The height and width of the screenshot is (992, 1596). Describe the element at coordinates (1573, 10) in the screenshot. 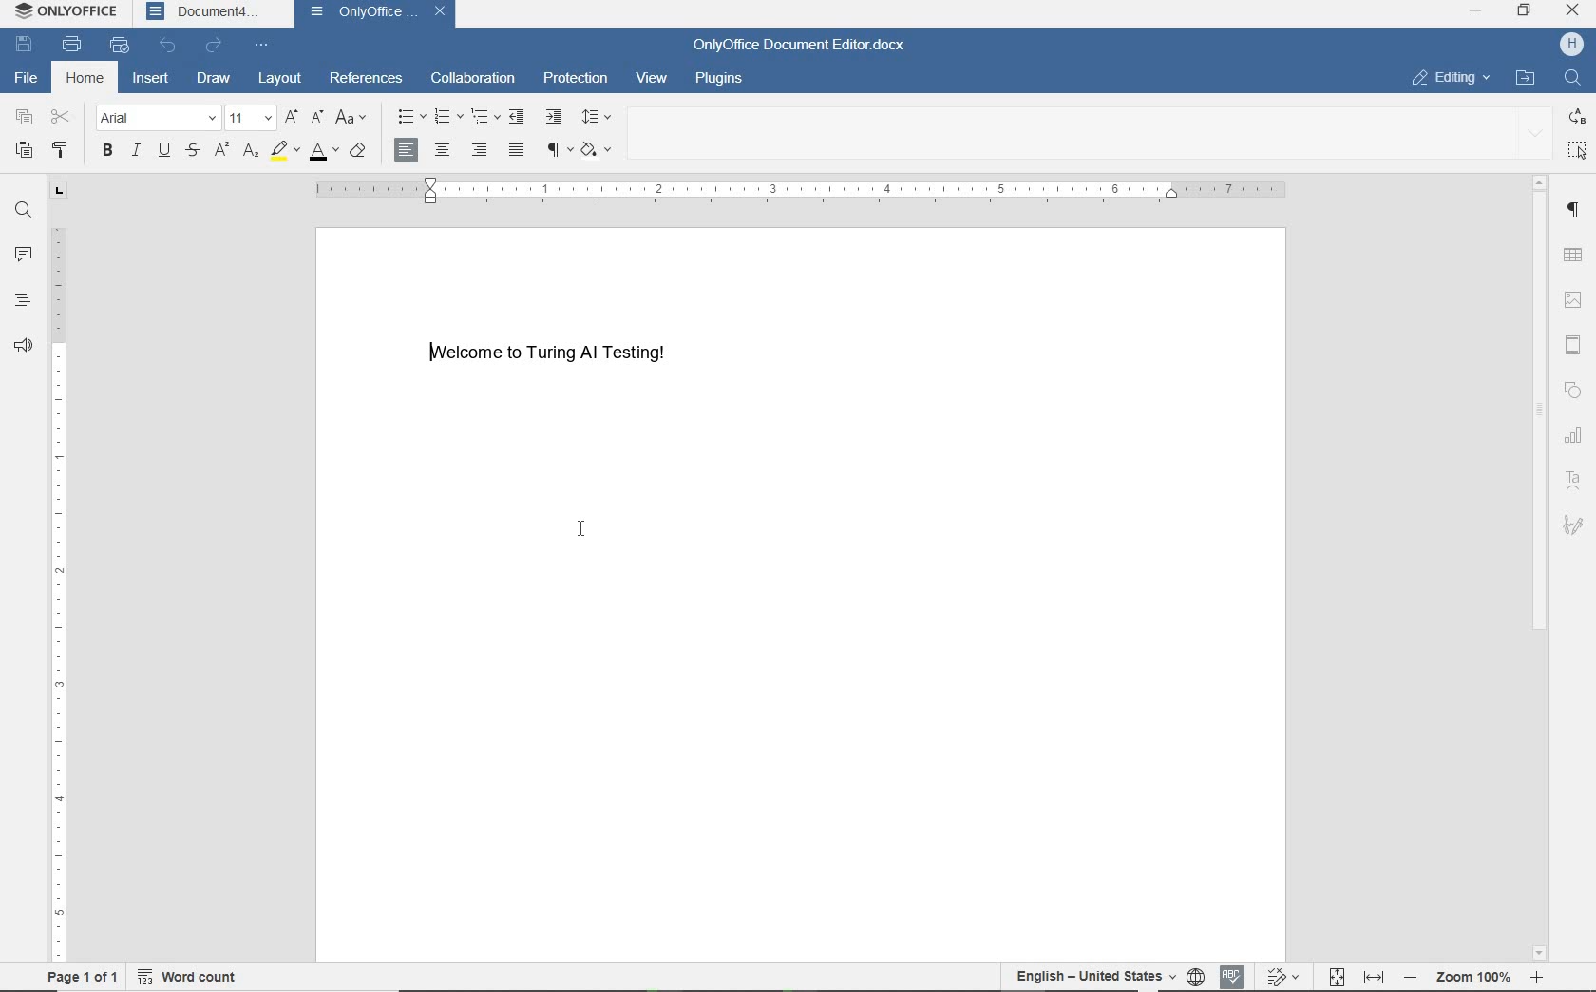

I see `close` at that location.